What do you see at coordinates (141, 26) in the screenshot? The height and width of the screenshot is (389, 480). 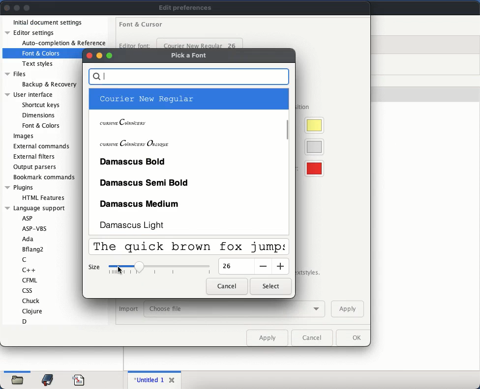 I see `font and cursor` at bounding box center [141, 26].